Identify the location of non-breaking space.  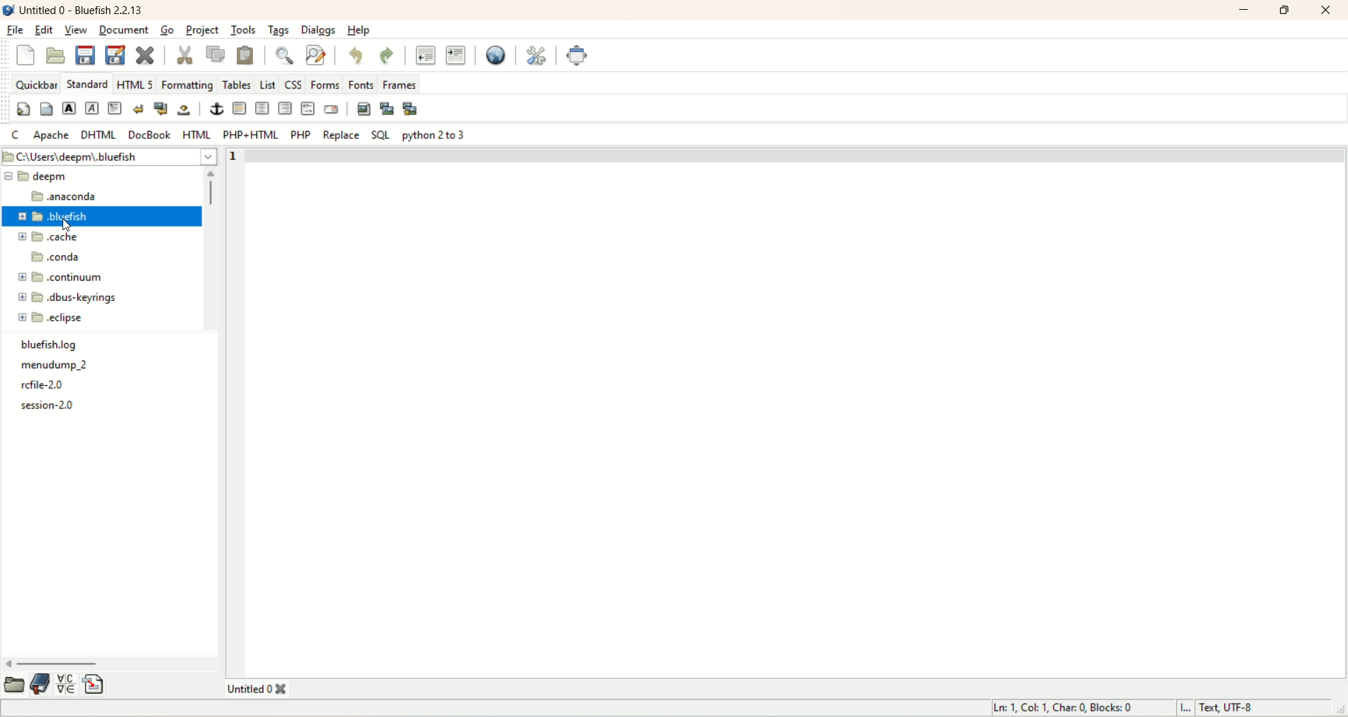
(186, 109).